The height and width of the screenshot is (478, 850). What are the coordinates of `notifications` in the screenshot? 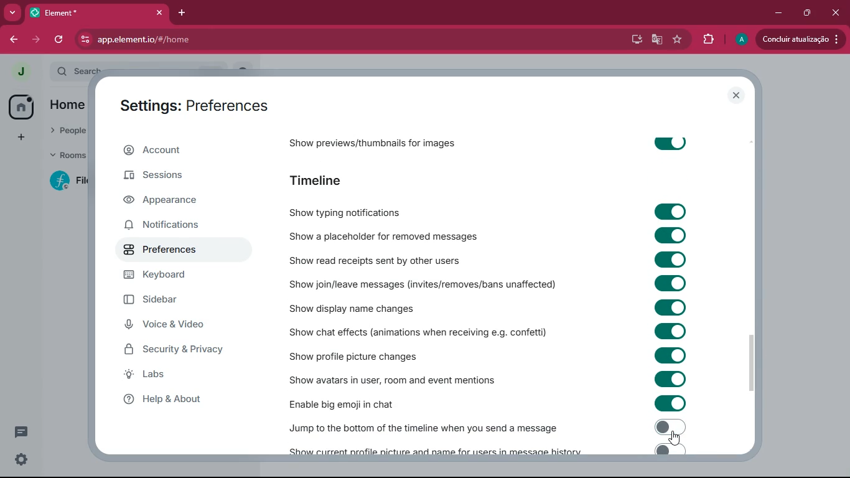 It's located at (170, 226).